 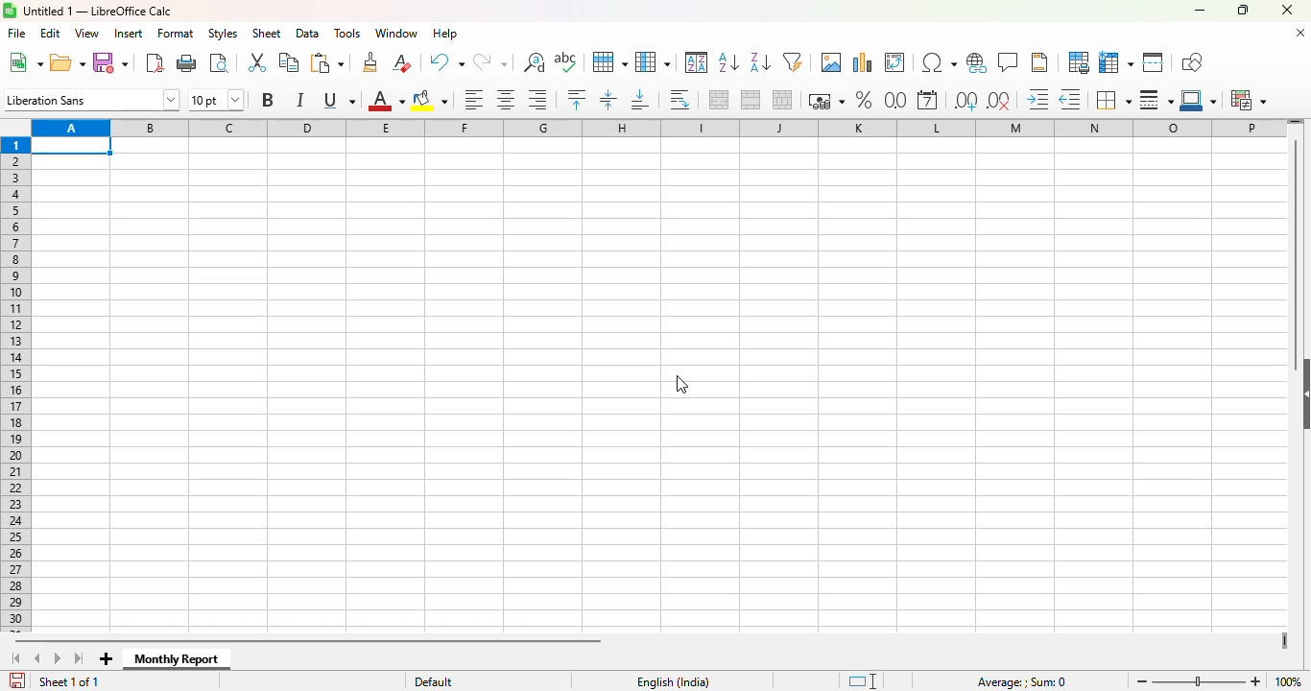 What do you see at coordinates (895, 99) in the screenshot?
I see `format as number` at bounding box center [895, 99].